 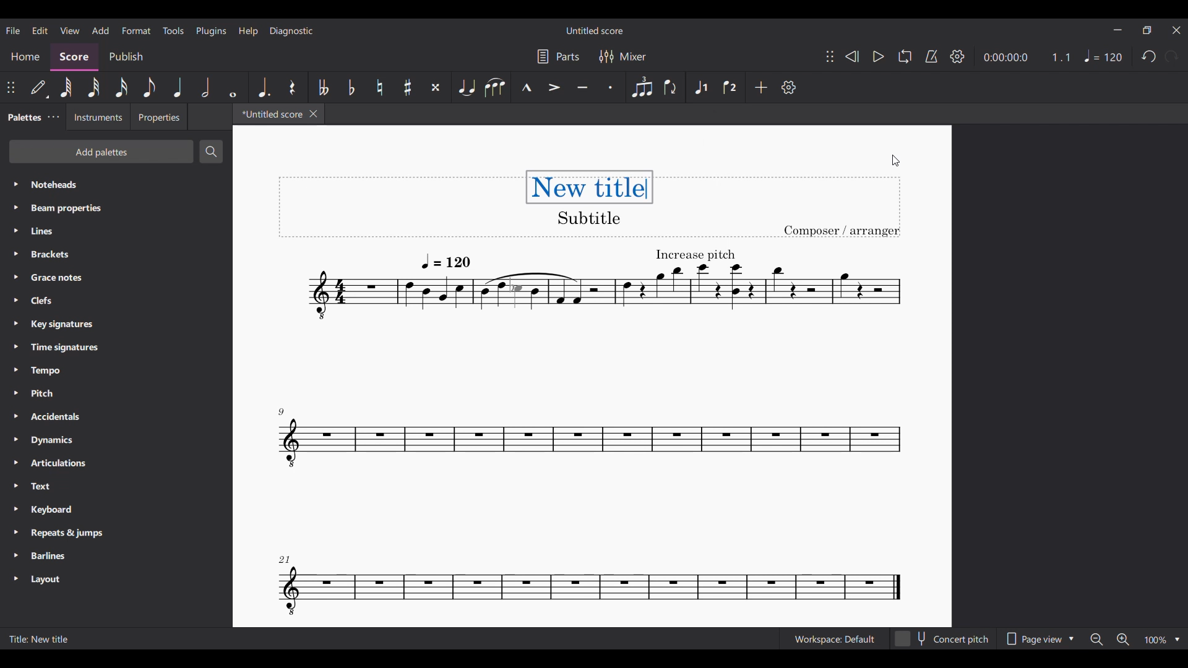 I want to click on Tuplet, so click(x=642, y=87).